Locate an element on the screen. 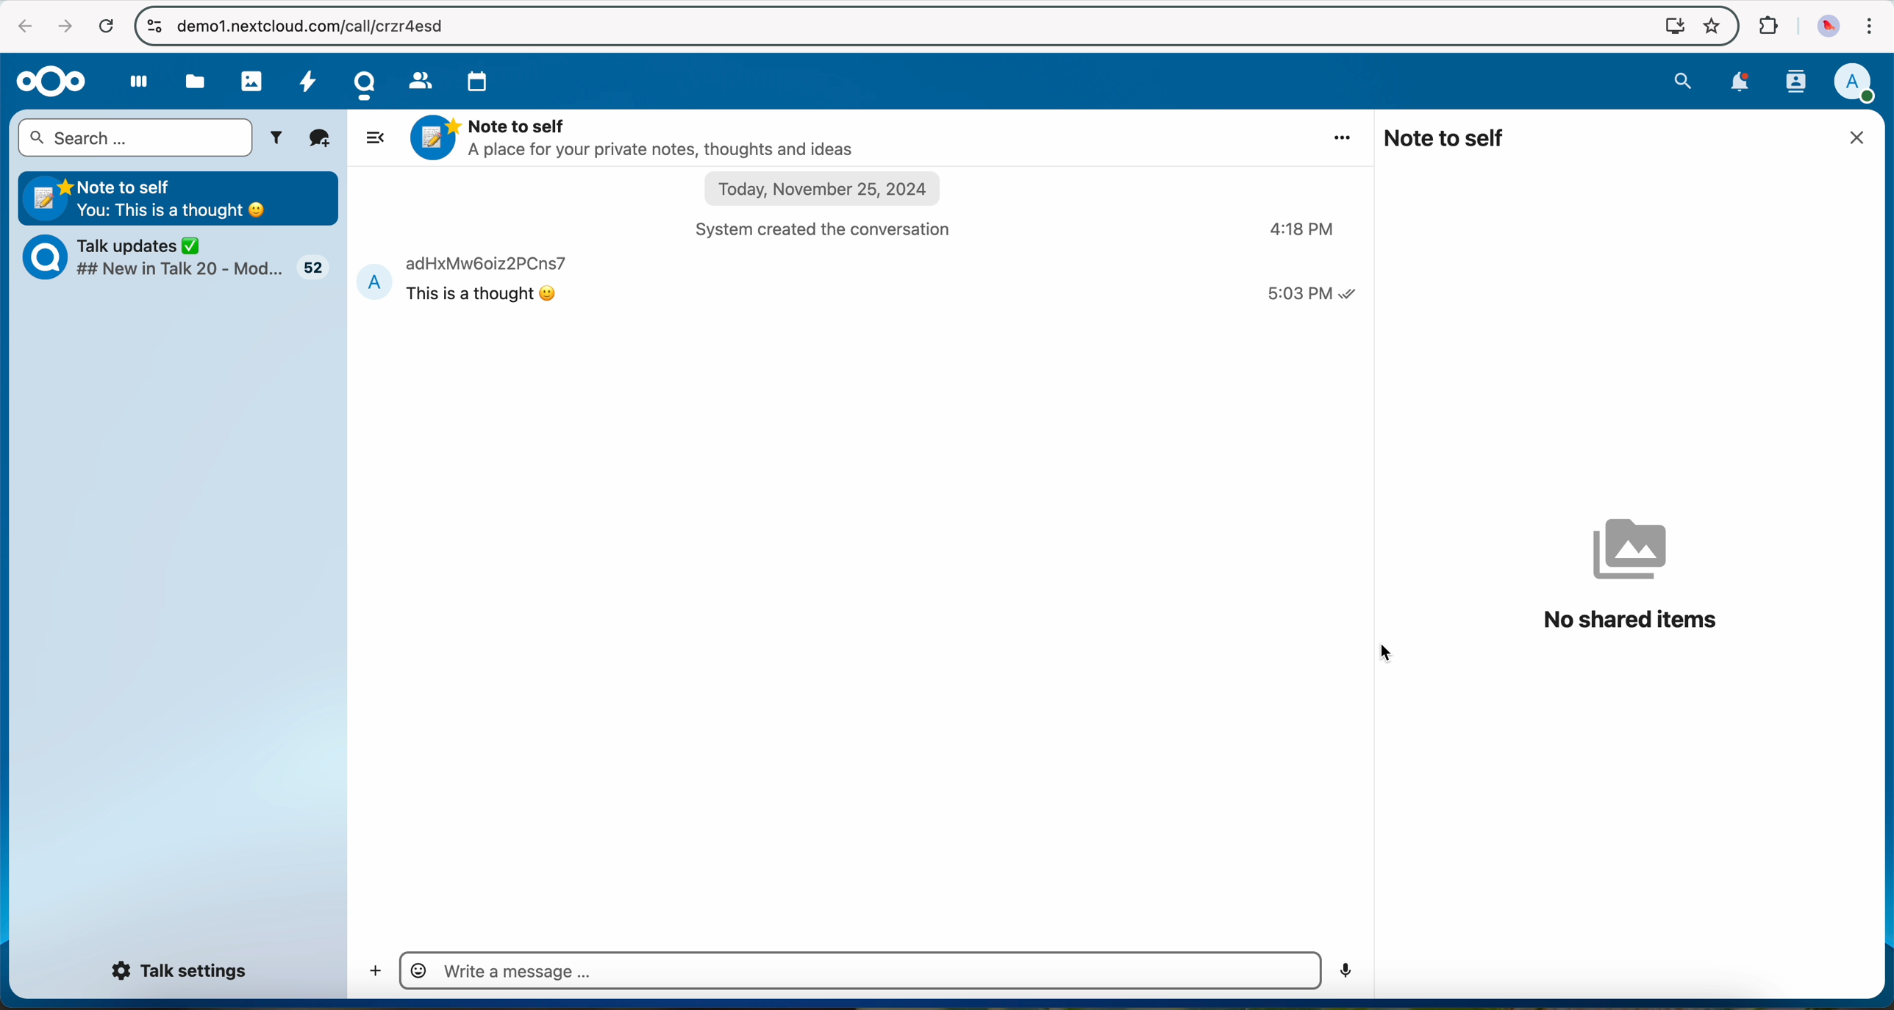  refresh the page is located at coordinates (105, 25).